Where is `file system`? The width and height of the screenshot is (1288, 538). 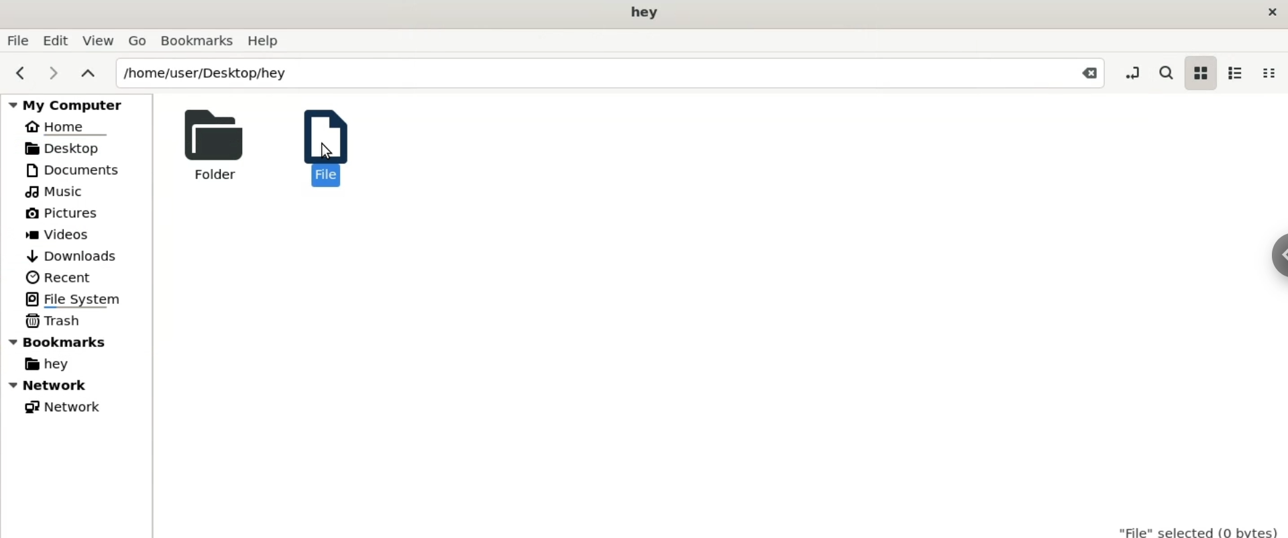 file system is located at coordinates (78, 300).